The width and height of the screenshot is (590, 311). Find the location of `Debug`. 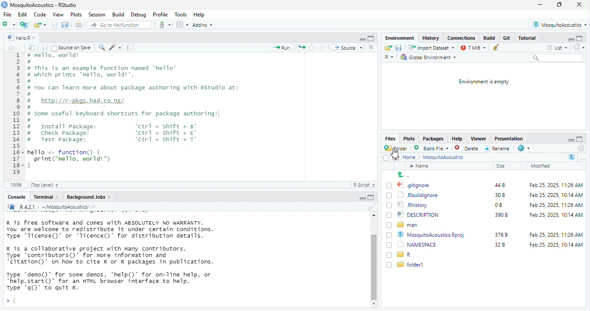

Debug is located at coordinates (139, 14).